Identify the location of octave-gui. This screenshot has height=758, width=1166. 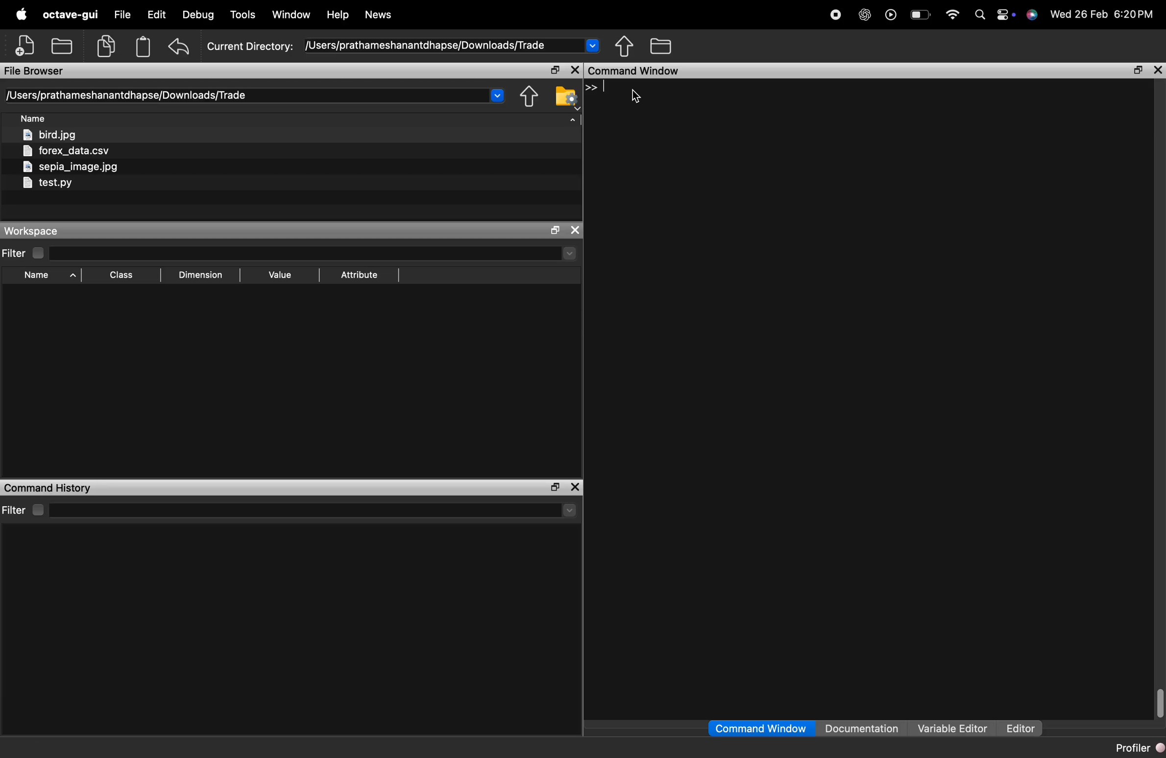
(71, 14).